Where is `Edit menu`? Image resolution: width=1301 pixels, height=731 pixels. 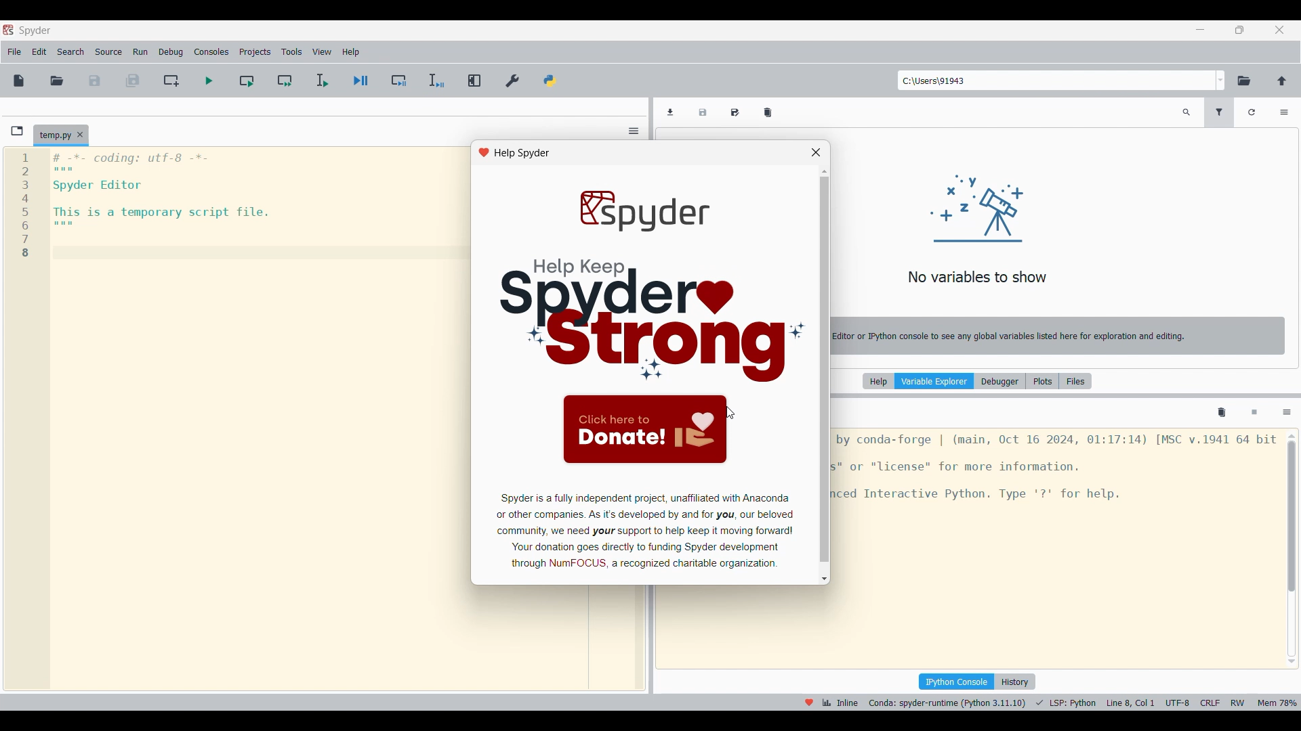
Edit menu is located at coordinates (40, 51).